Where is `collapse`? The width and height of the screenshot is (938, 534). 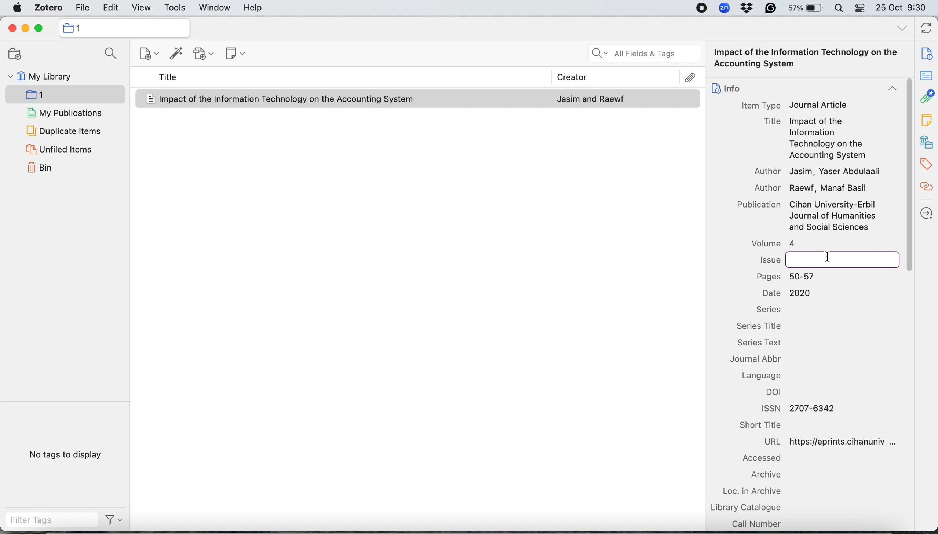
collapse is located at coordinates (888, 89).